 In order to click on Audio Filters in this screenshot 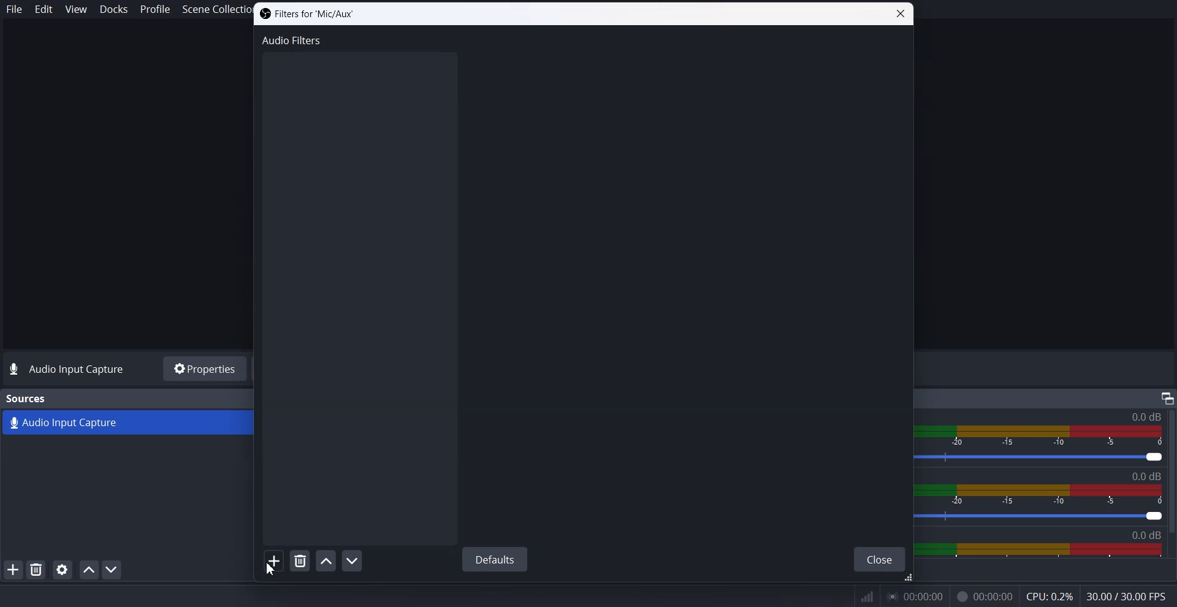, I will do `click(292, 39)`.